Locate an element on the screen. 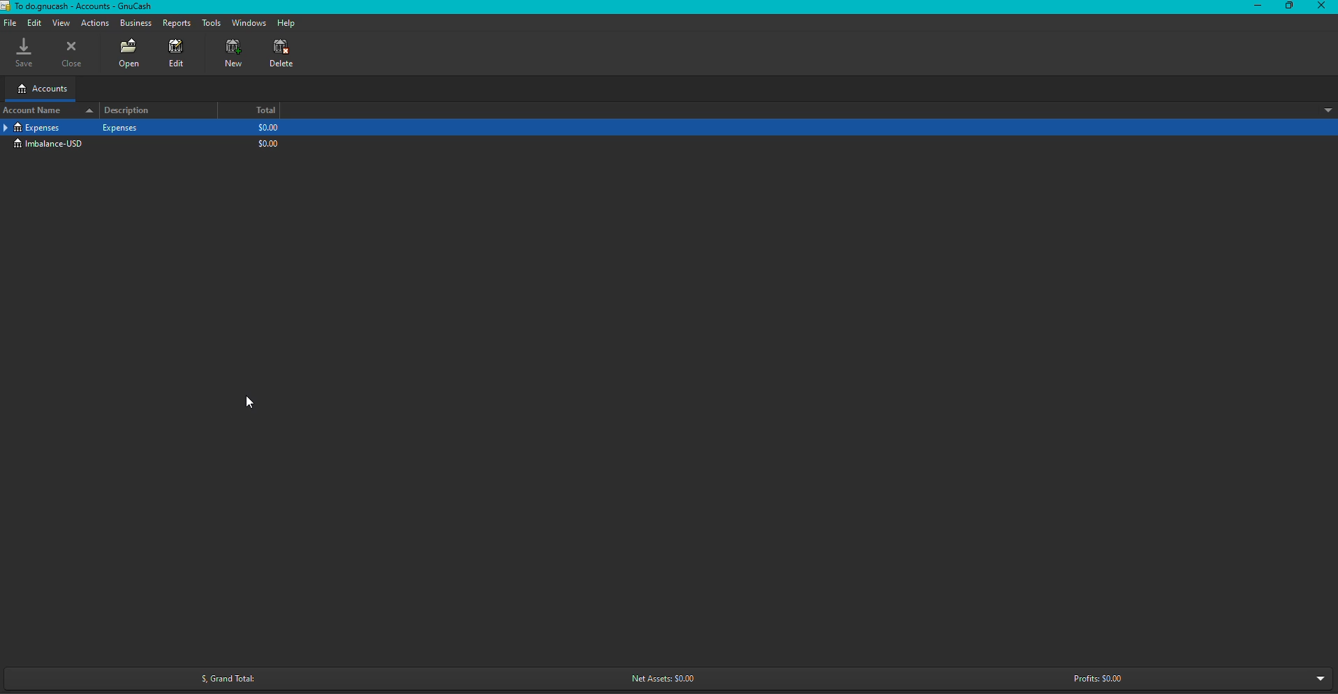 This screenshot has width=1338, height=694. Edit is located at coordinates (177, 54).